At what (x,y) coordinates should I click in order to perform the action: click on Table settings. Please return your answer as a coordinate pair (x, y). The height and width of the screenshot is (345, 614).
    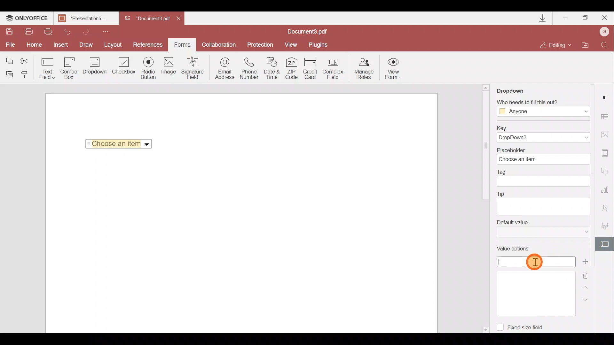
    Looking at the image, I should click on (608, 117).